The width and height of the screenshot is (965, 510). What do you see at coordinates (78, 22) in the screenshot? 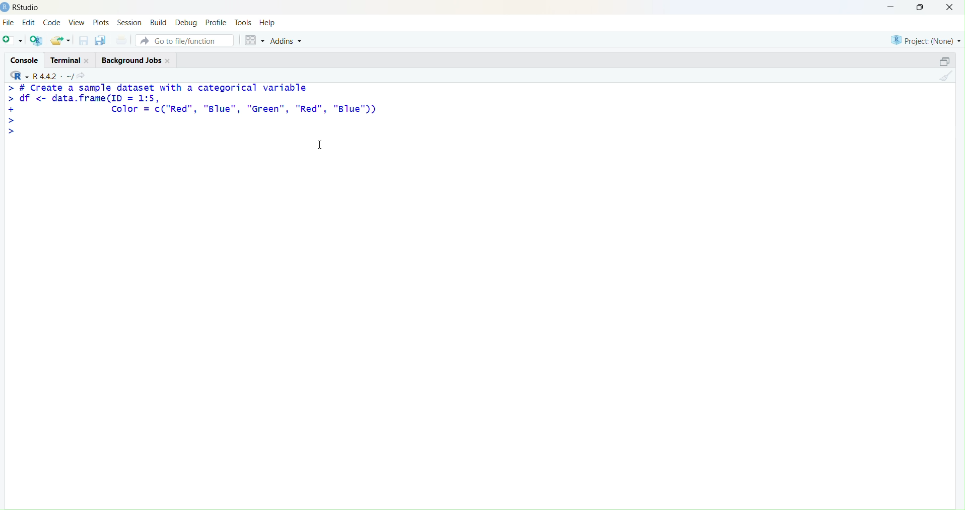
I see `view` at bounding box center [78, 22].